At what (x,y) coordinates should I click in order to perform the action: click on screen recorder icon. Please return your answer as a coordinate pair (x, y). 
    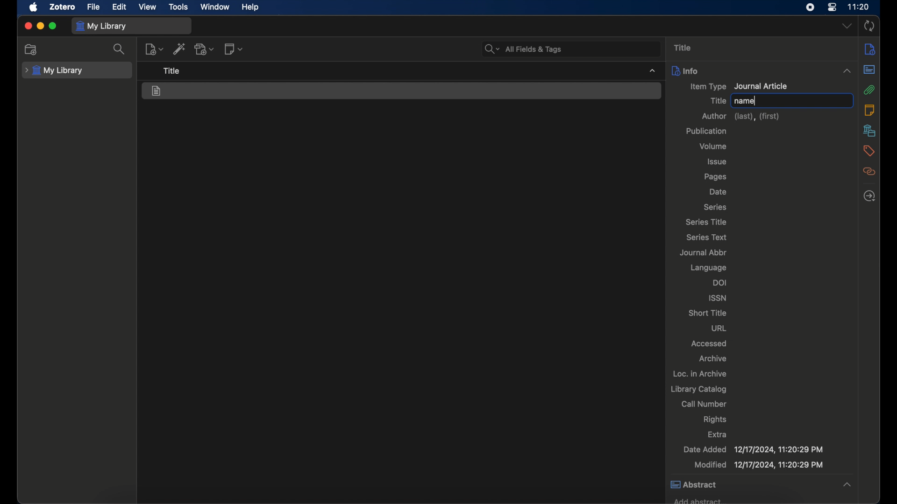
    Looking at the image, I should click on (811, 7).